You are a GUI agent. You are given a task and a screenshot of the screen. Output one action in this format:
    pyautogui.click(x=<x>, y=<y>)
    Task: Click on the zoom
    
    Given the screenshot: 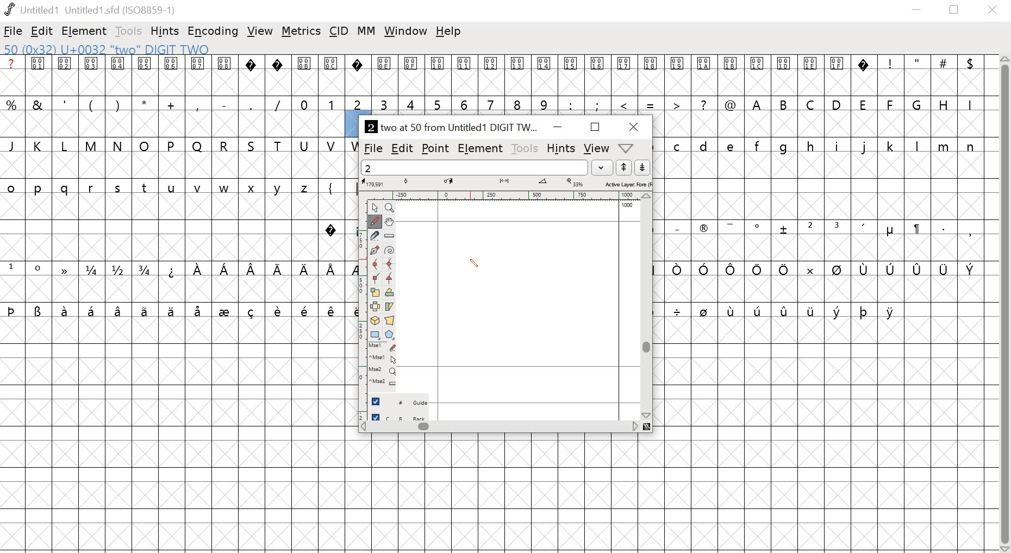 What is the action you would take?
    pyautogui.click(x=391, y=208)
    